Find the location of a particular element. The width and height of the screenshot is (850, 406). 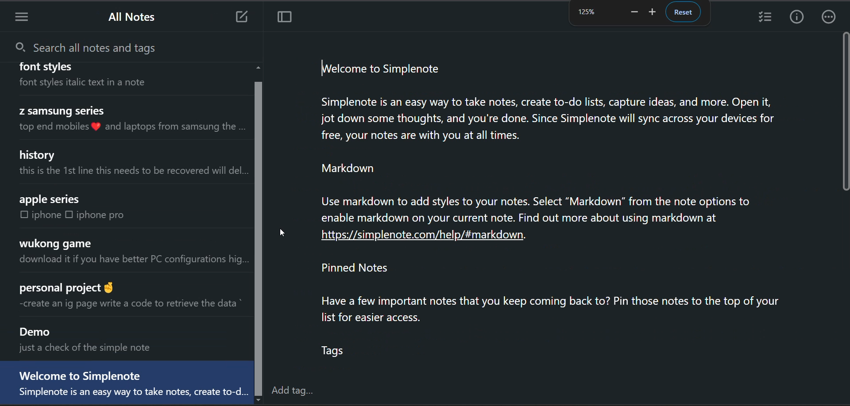

actions is located at coordinates (831, 16).